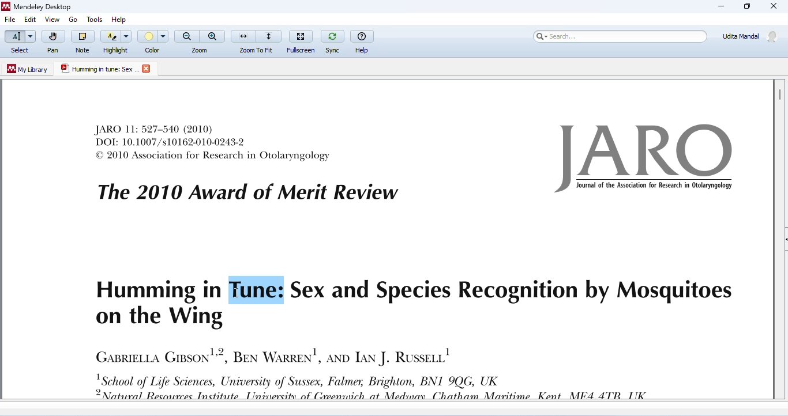 Image resolution: width=788 pixels, height=416 pixels. I want to click on The 2010 Award of Merit Review, so click(247, 192).